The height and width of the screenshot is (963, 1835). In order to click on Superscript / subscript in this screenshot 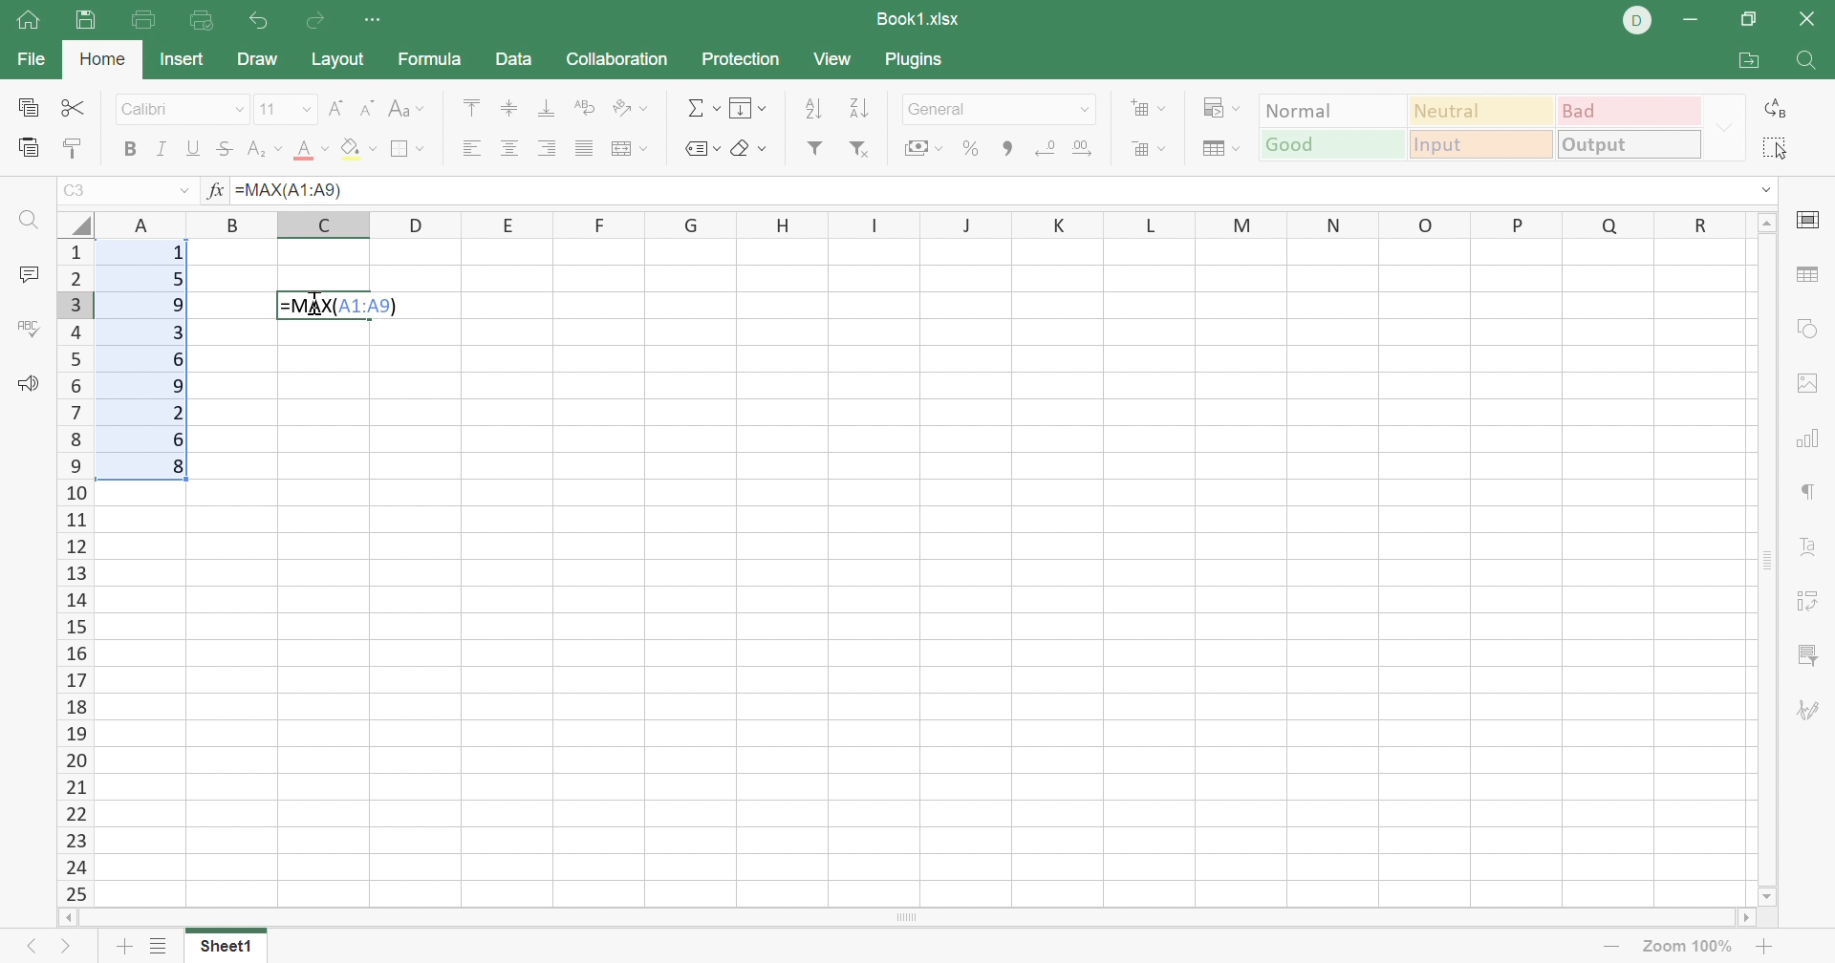, I will do `click(261, 150)`.